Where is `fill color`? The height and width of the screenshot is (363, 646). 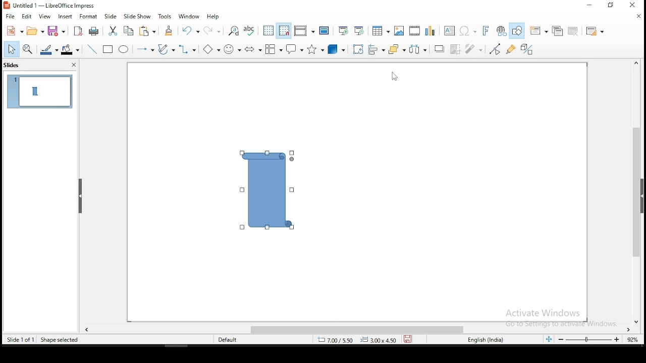 fill color is located at coordinates (70, 49).